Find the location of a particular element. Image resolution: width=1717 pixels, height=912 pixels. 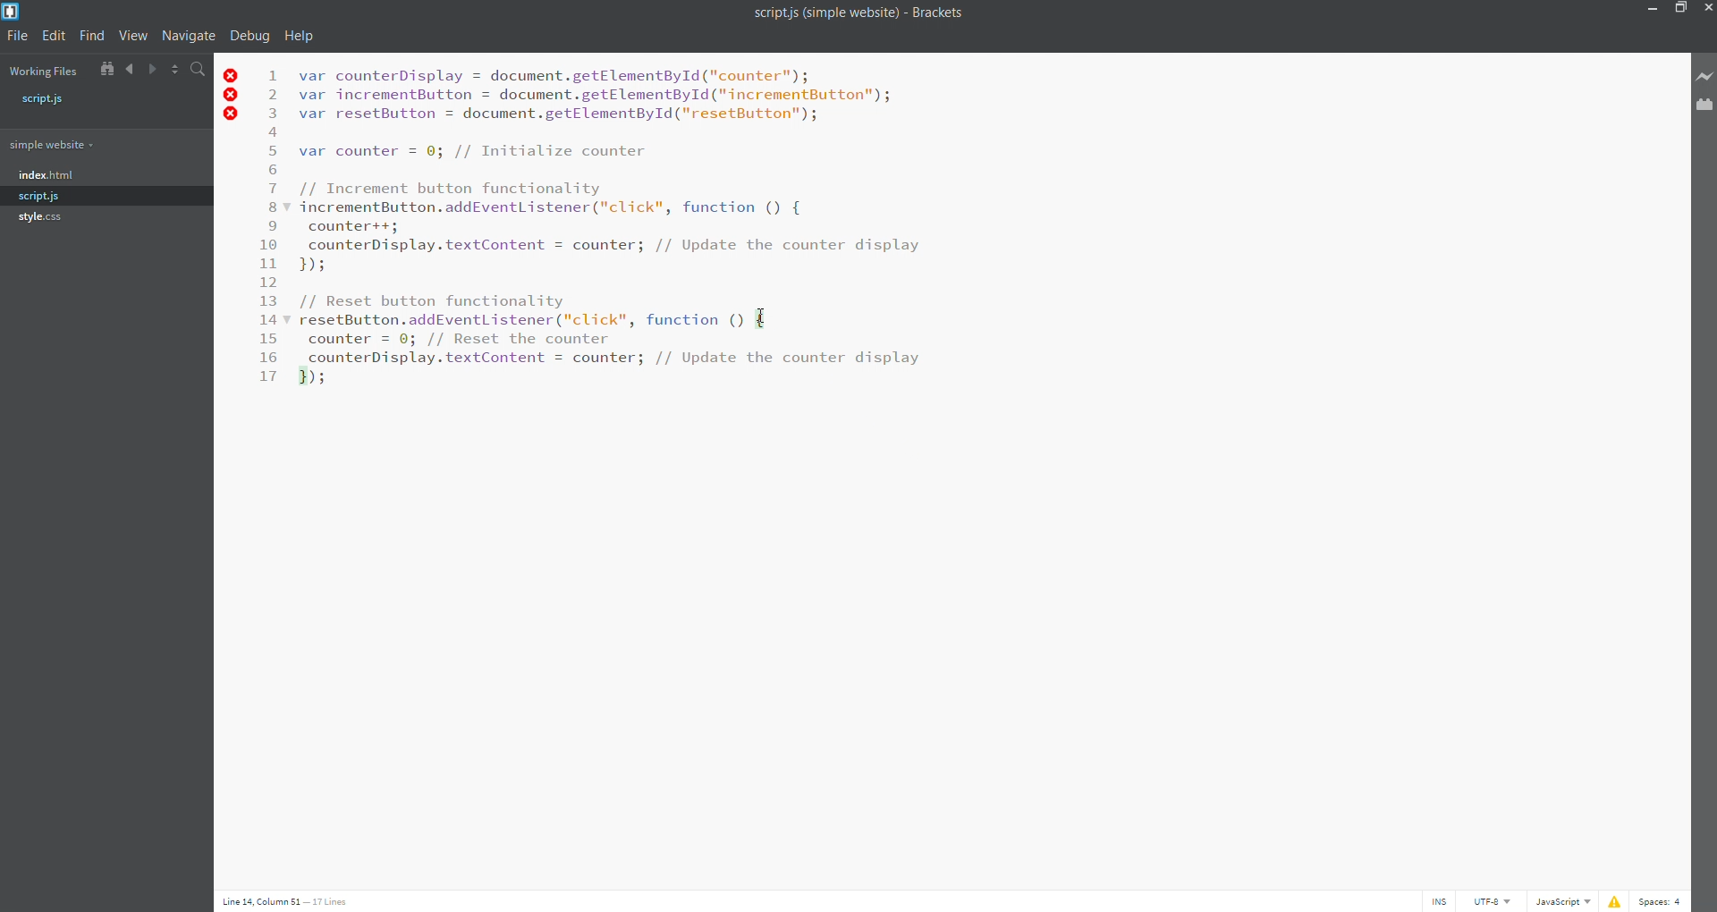

logo is located at coordinates (15, 12).